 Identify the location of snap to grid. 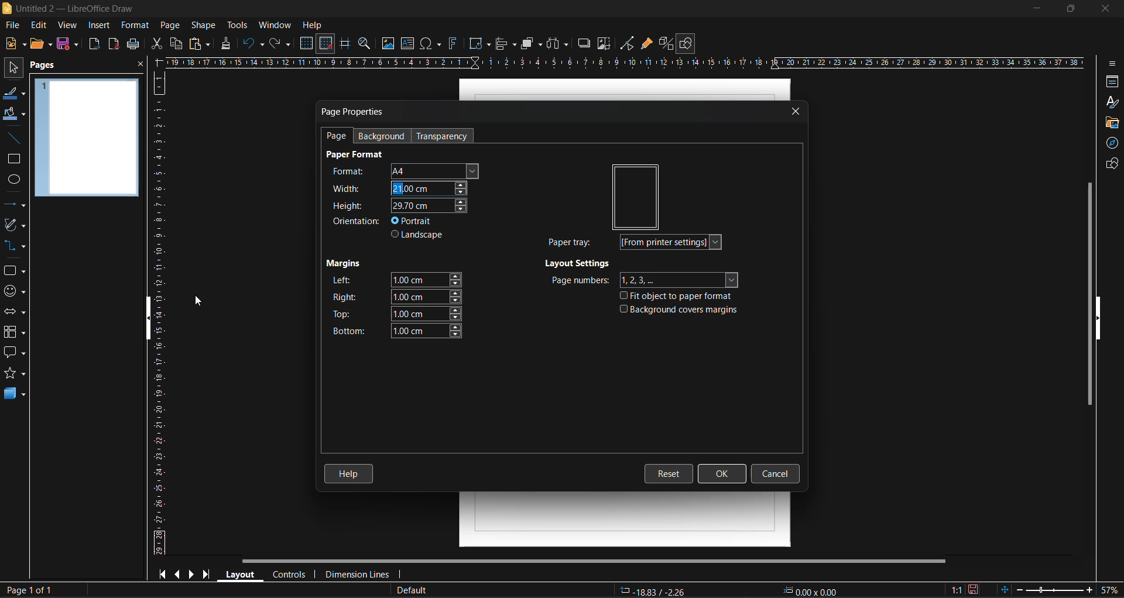
(325, 43).